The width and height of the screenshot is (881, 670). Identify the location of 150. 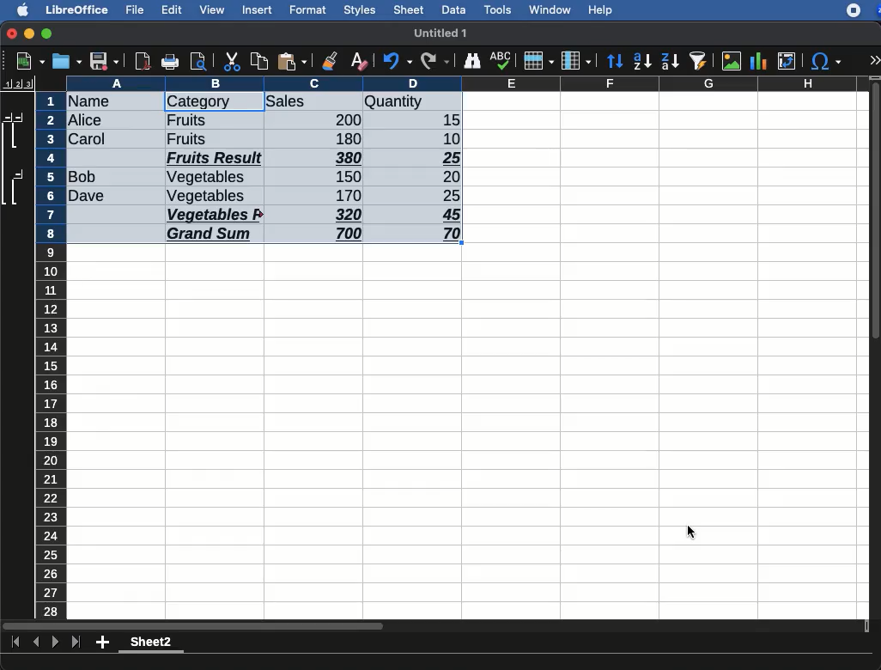
(349, 176).